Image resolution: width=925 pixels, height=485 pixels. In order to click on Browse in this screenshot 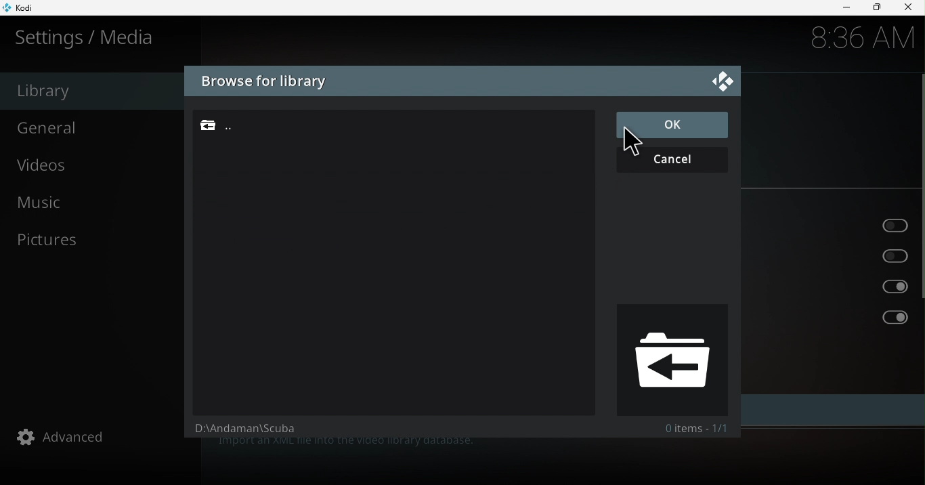, I will do `click(382, 125)`.